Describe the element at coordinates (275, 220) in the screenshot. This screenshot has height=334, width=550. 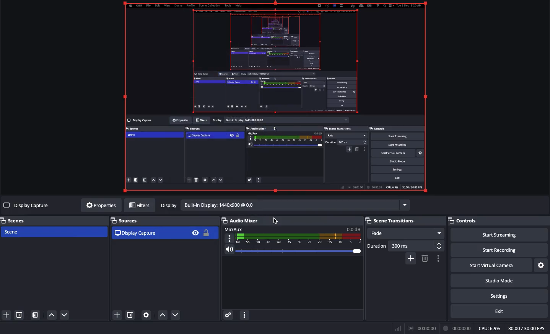
I see `cursor` at that location.